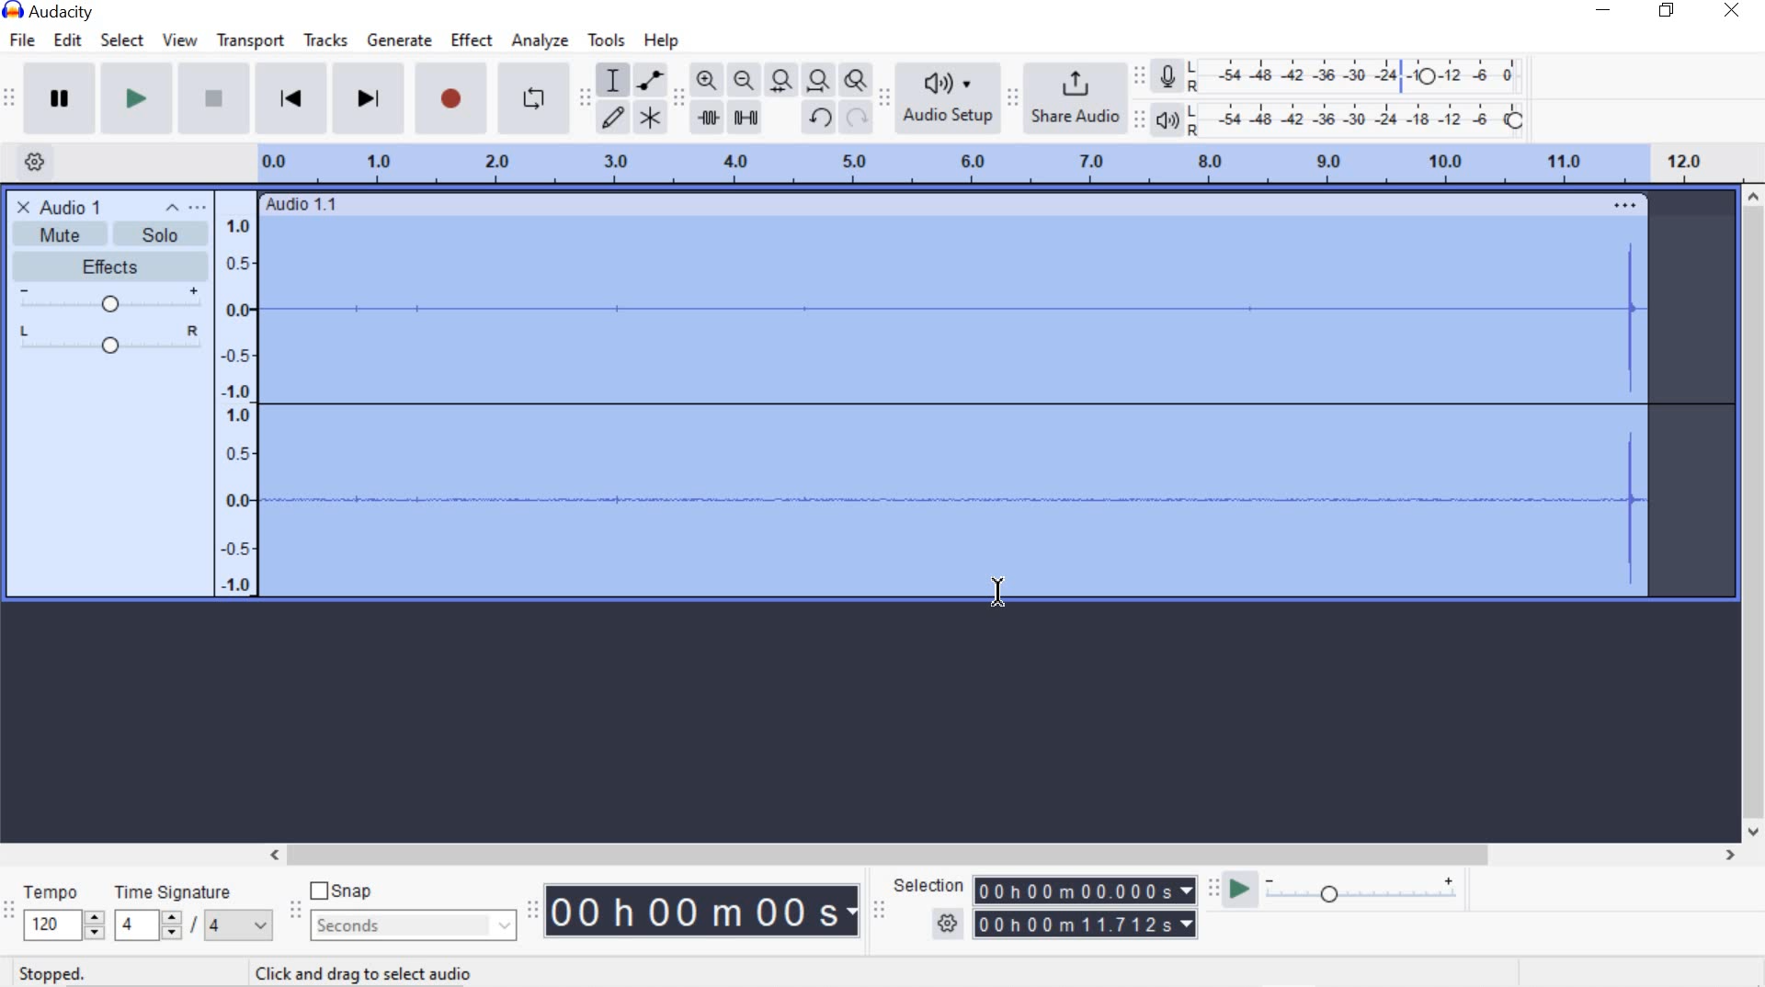 This screenshot has height=987, width=1765. I want to click on edit, so click(67, 40).